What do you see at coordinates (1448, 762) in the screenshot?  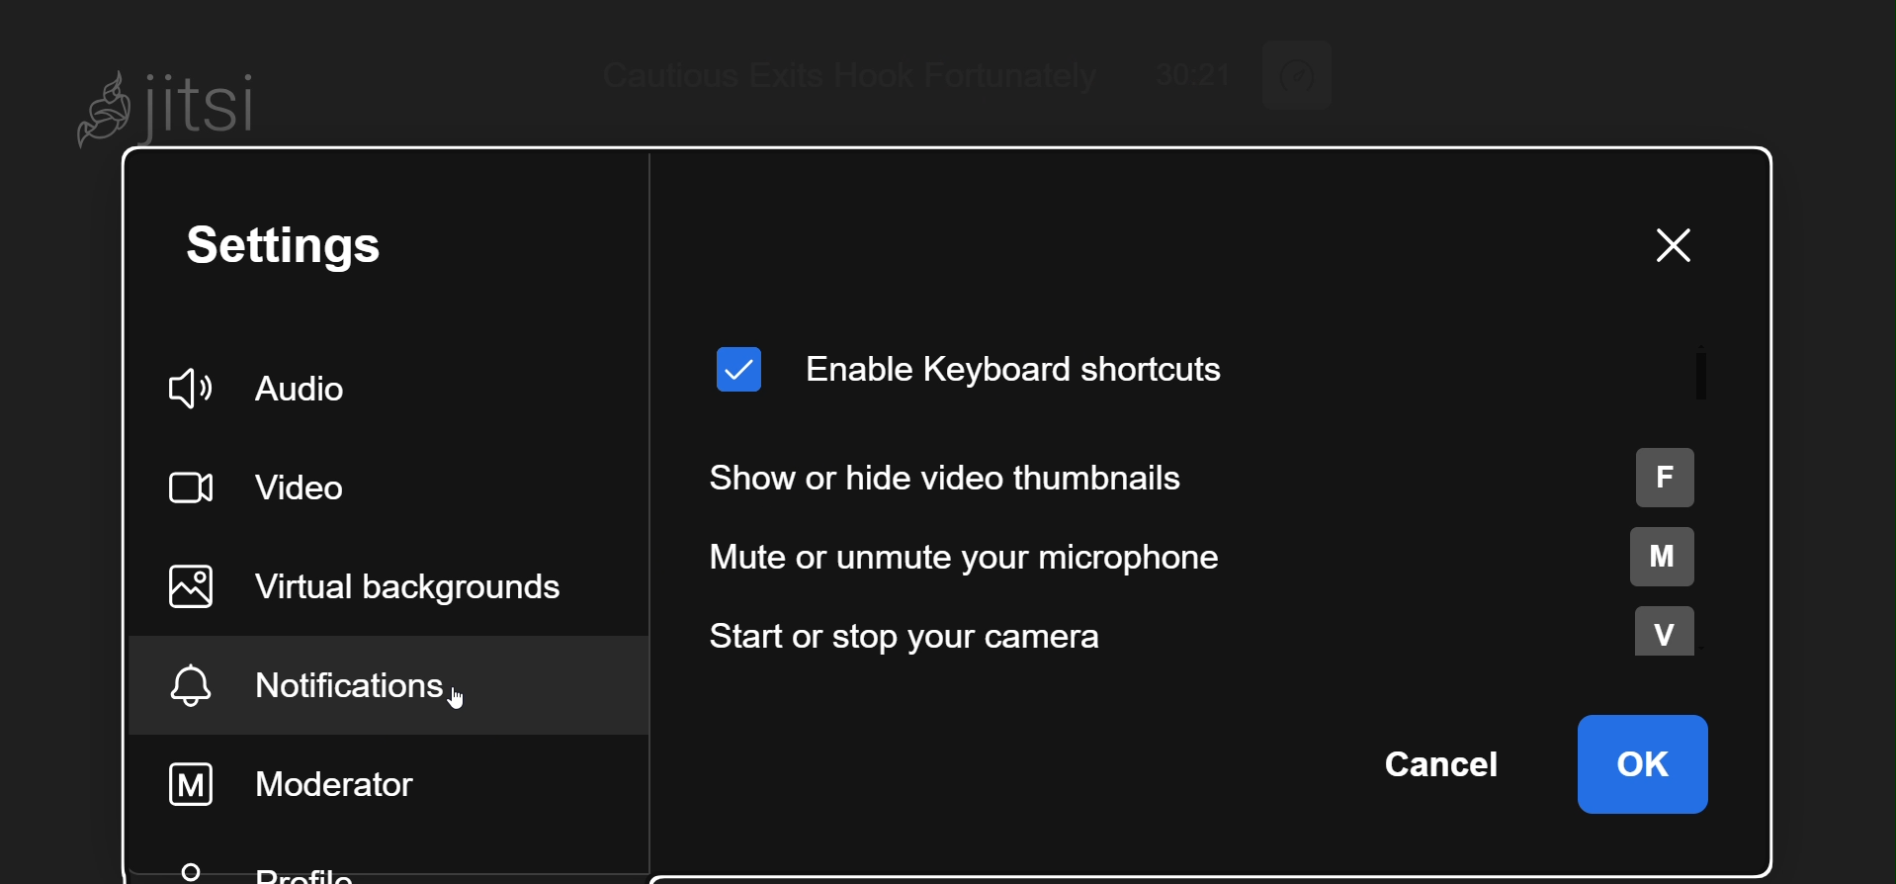 I see `cancel` at bounding box center [1448, 762].